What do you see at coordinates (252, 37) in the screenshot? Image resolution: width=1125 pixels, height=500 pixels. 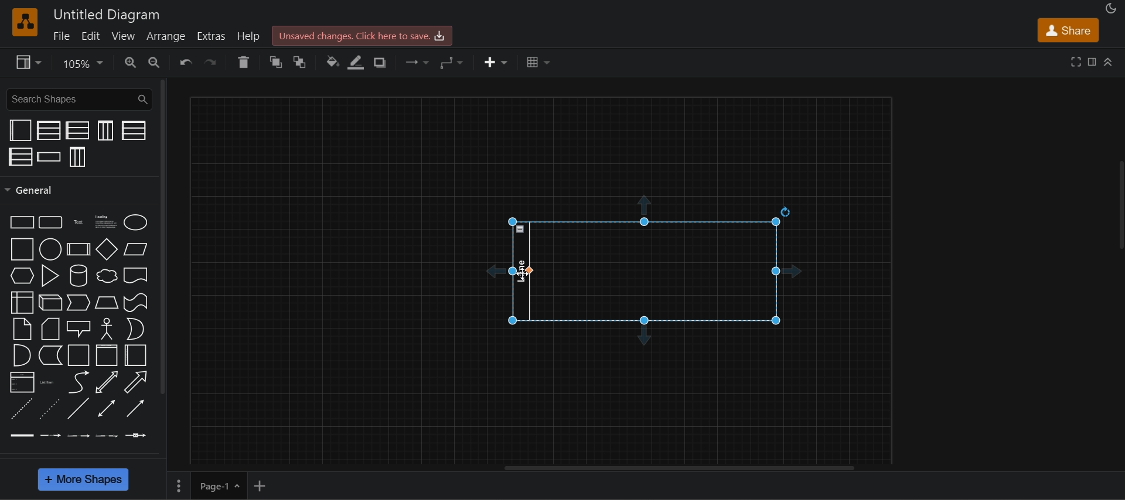 I see `help` at bounding box center [252, 37].